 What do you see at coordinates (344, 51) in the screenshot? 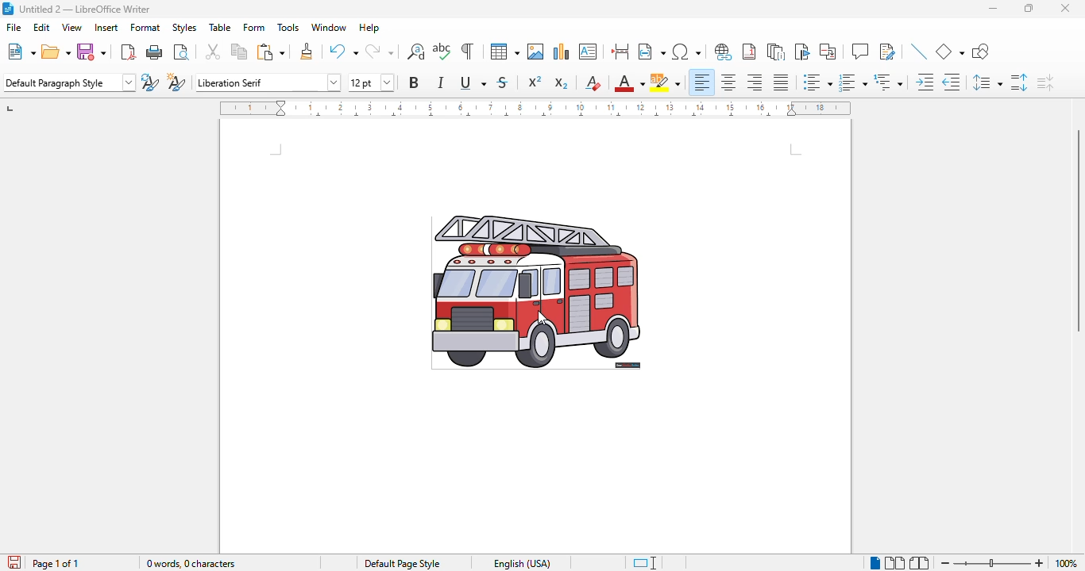
I see `undo` at bounding box center [344, 51].